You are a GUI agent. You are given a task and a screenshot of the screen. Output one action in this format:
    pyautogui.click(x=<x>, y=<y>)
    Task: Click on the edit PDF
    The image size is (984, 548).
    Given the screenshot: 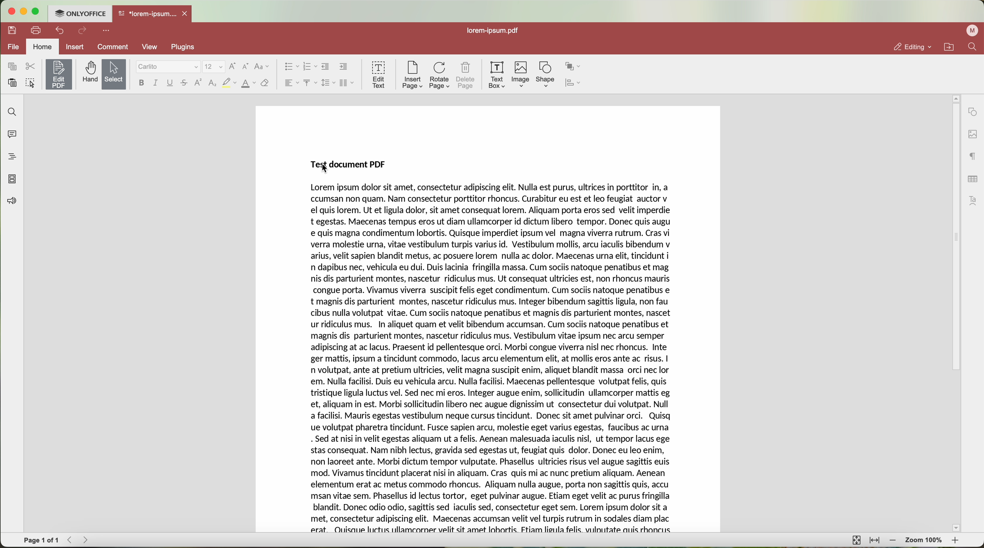 What is the action you would take?
    pyautogui.click(x=58, y=74)
    